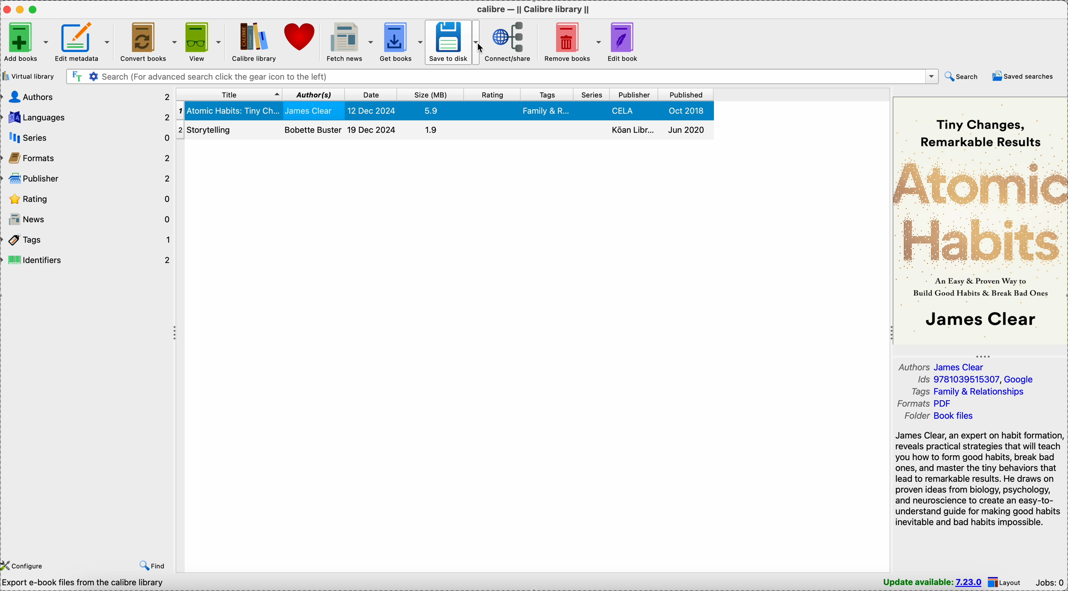  Describe the element at coordinates (314, 94) in the screenshot. I see `author(s)` at that location.